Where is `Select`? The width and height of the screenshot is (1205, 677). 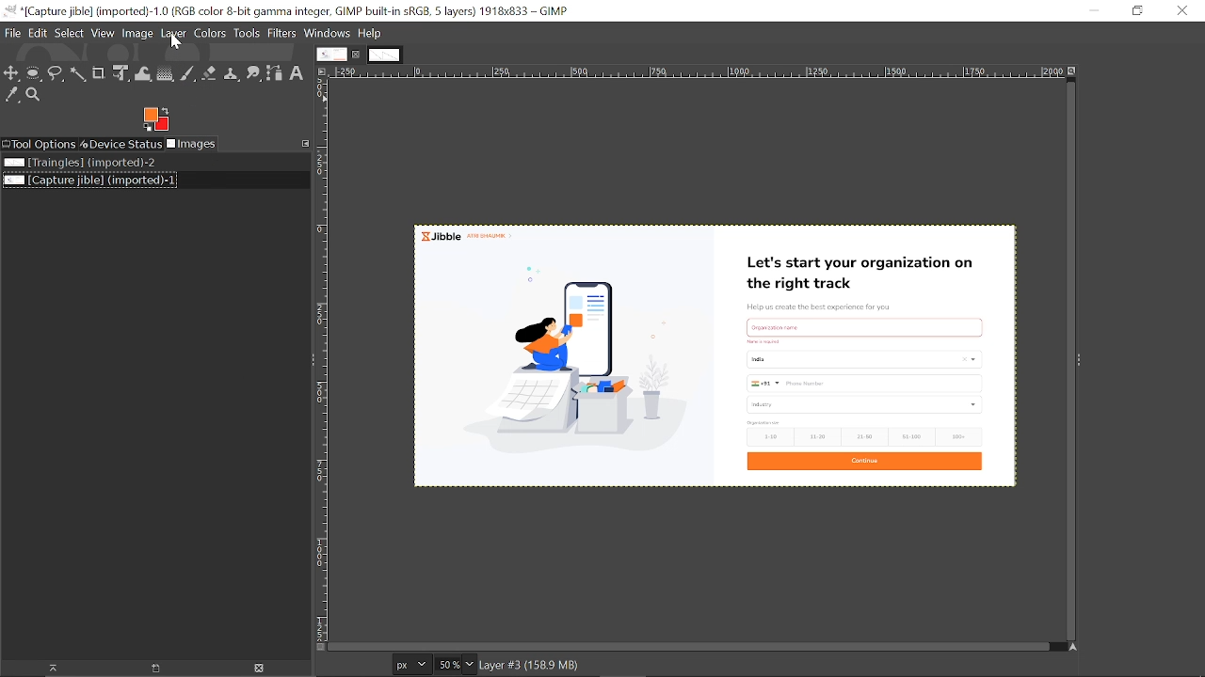
Select is located at coordinates (69, 34).